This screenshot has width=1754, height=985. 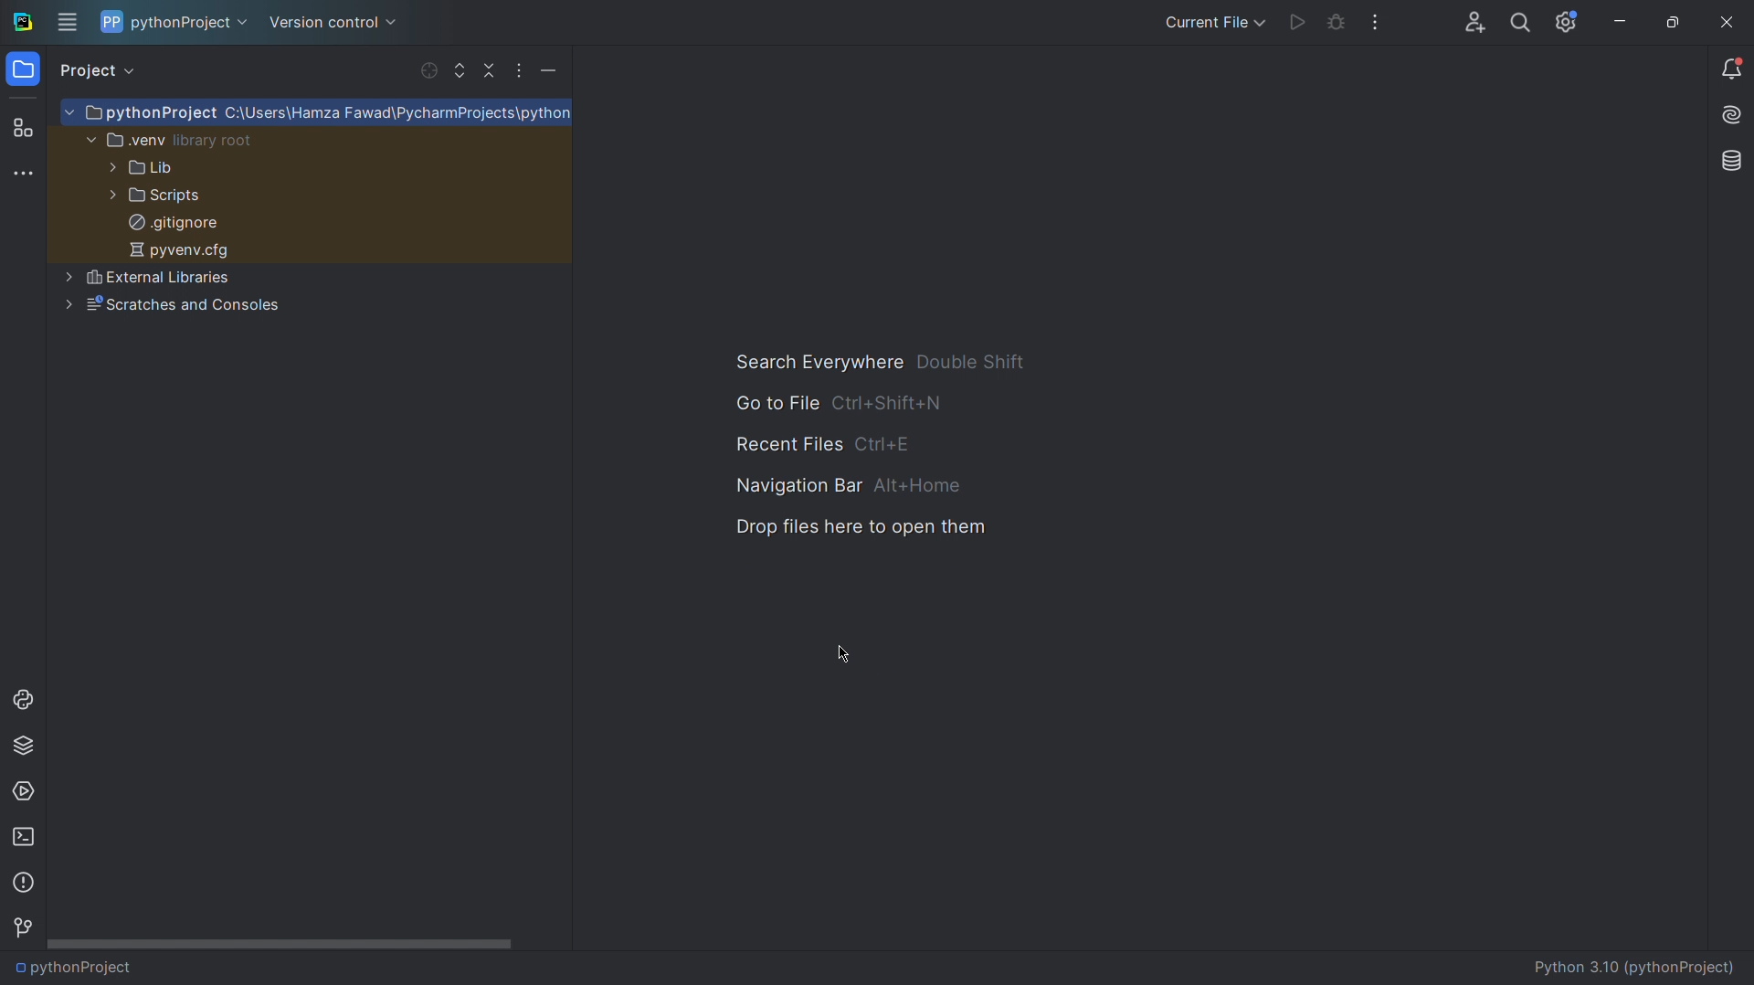 What do you see at coordinates (23, 73) in the screenshot?
I see `Open folder` at bounding box center [23, 73].